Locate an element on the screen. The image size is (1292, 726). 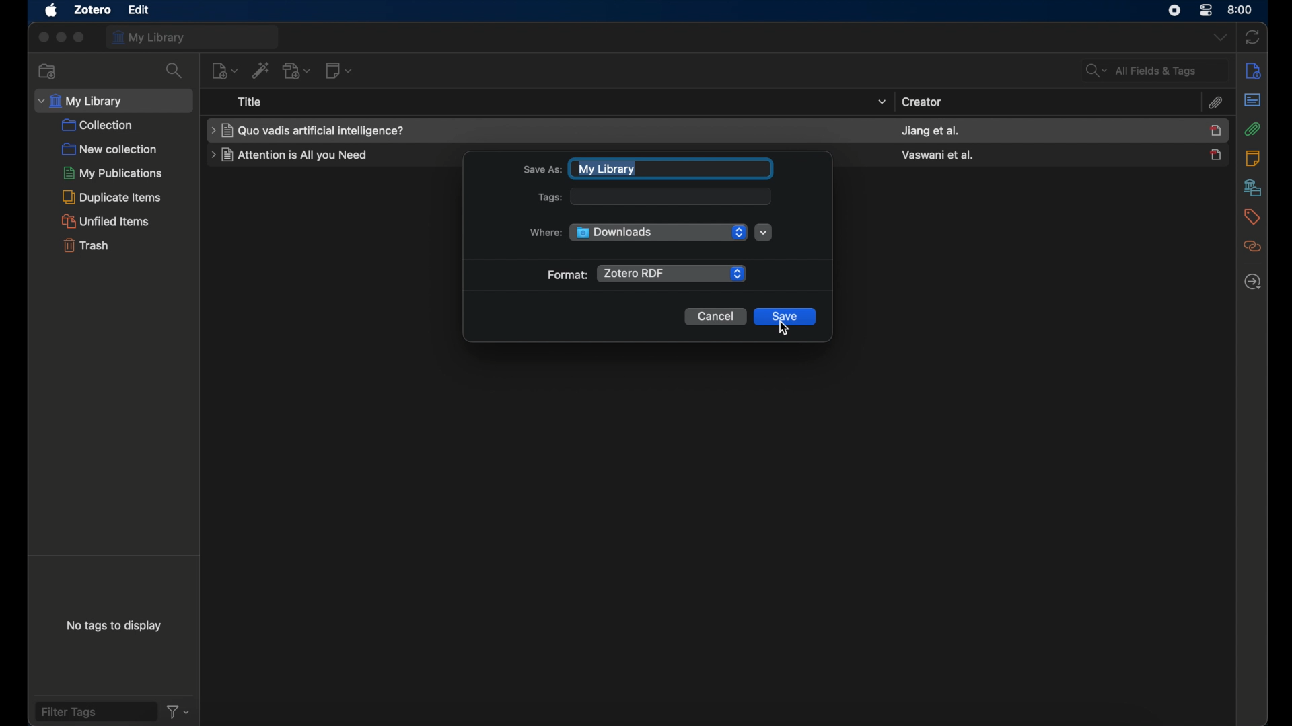
locate is located at coordinates (1252, 282).